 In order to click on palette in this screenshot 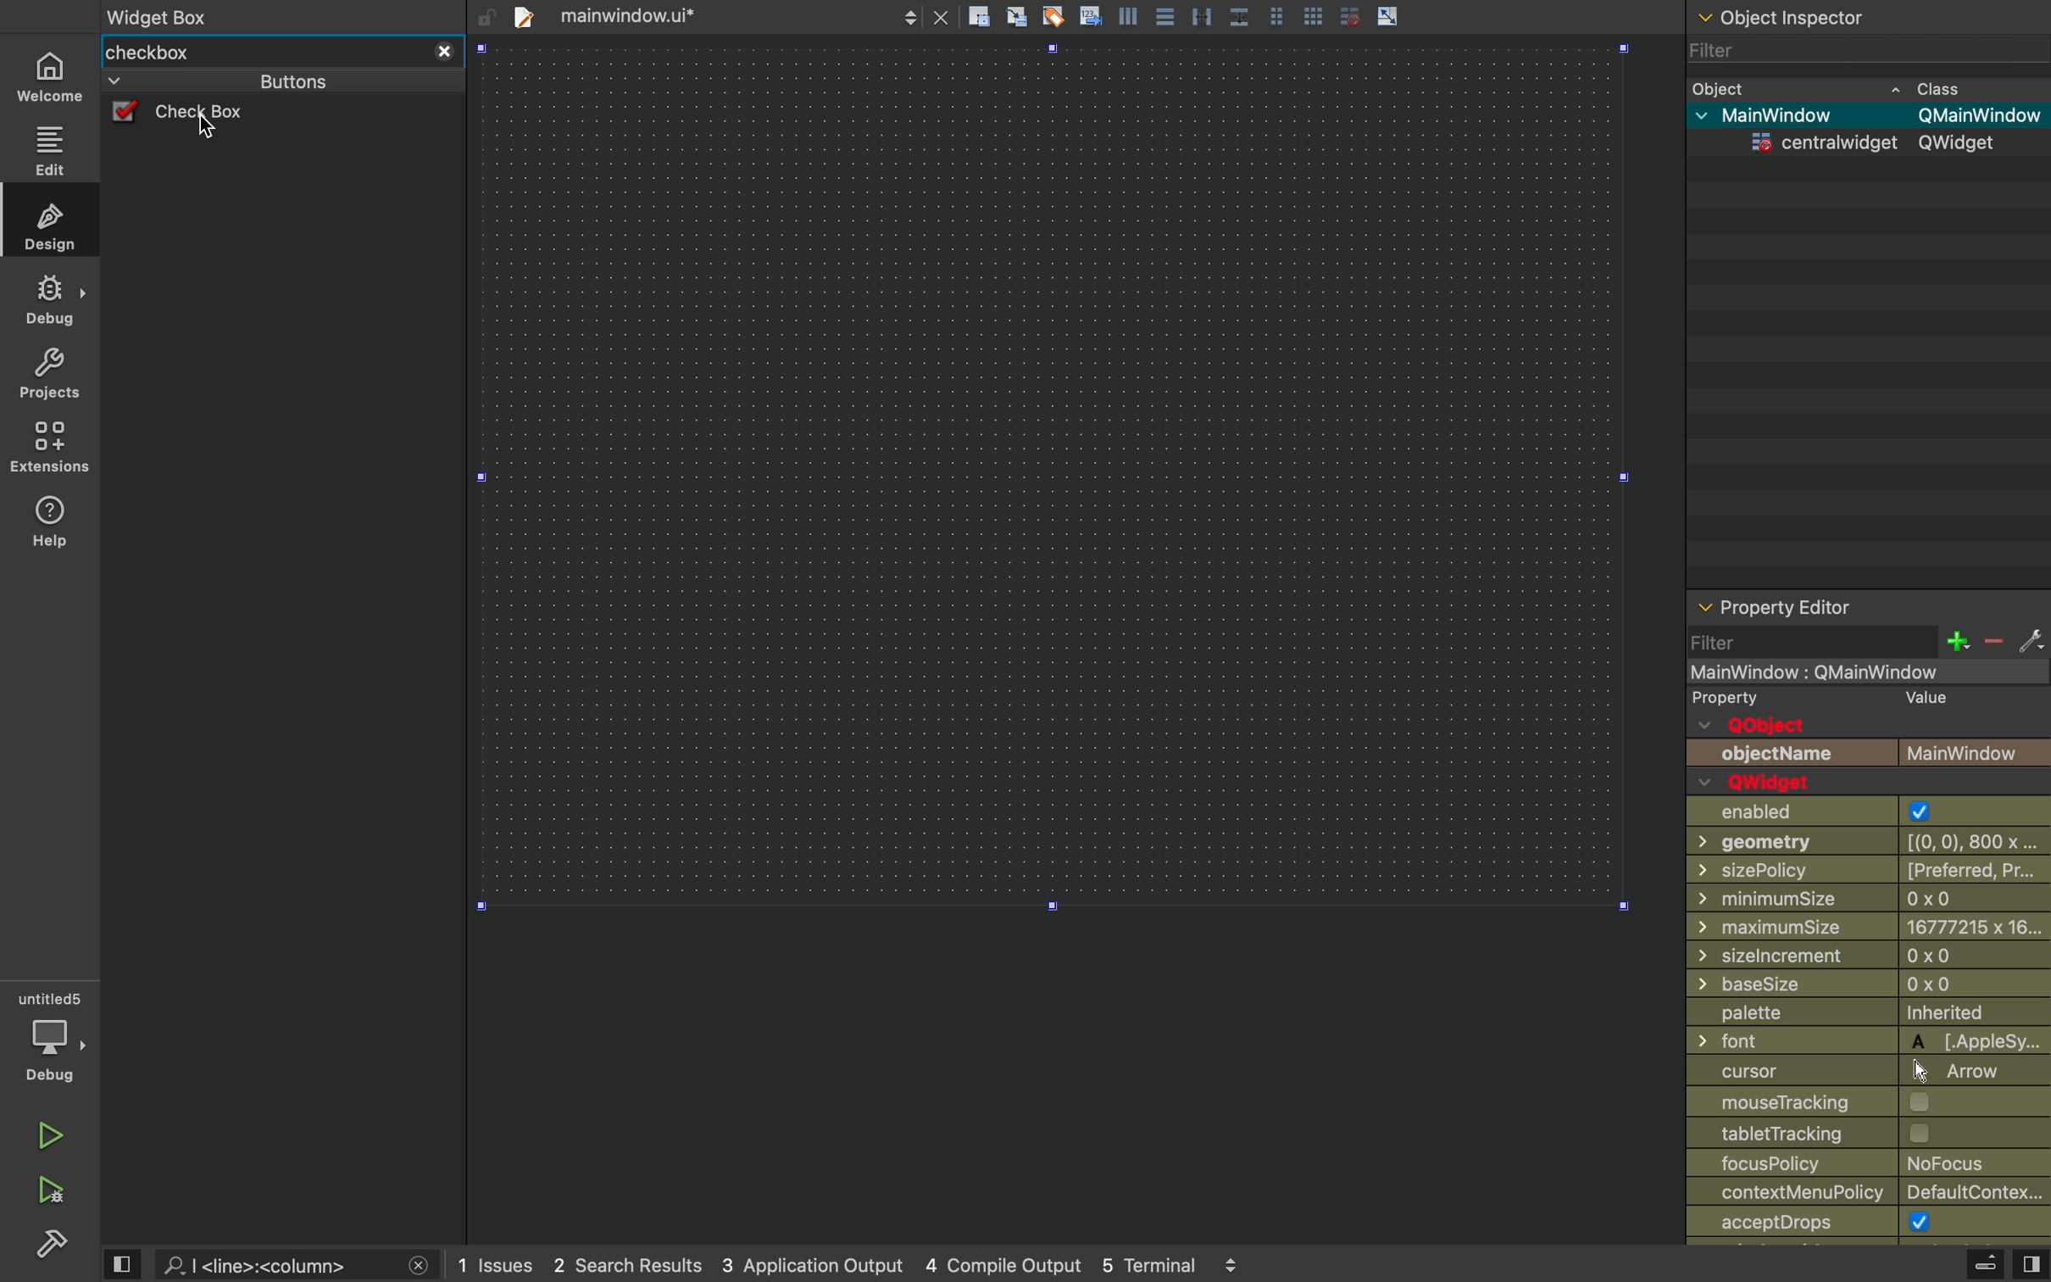, I will do `click(1866, 1015)`.